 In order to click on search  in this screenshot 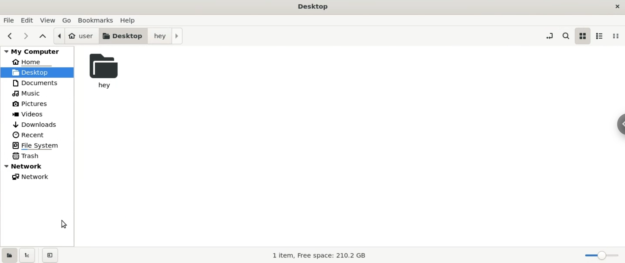, I will do `click(566, 35)`.